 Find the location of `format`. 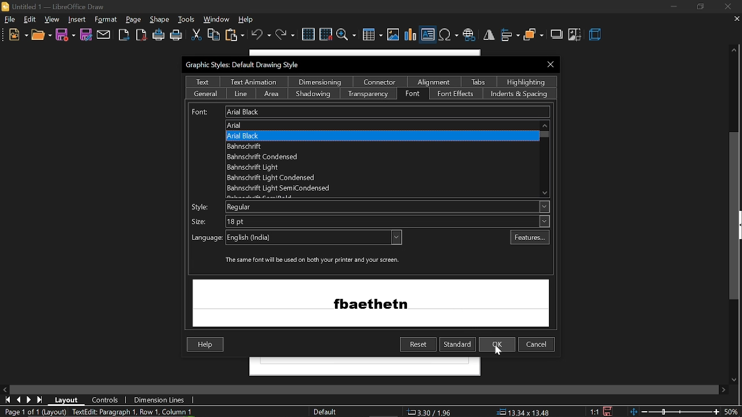

format is located at coordinates (134, 20).